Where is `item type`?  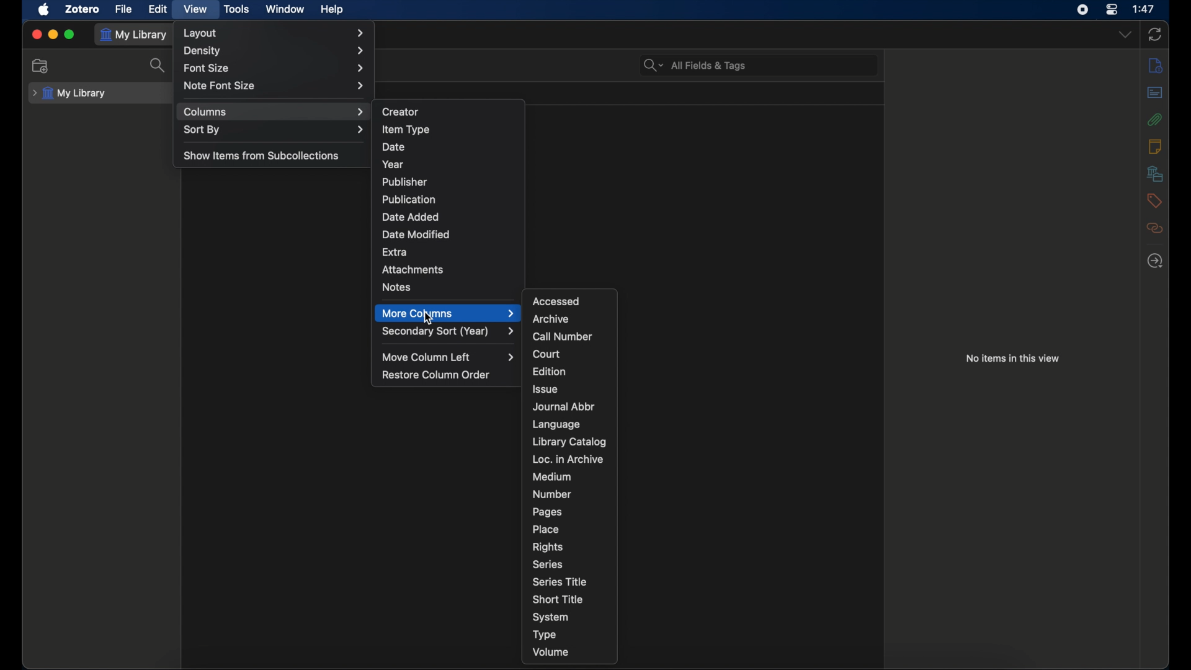 item type is located at coordinates (406, 130).